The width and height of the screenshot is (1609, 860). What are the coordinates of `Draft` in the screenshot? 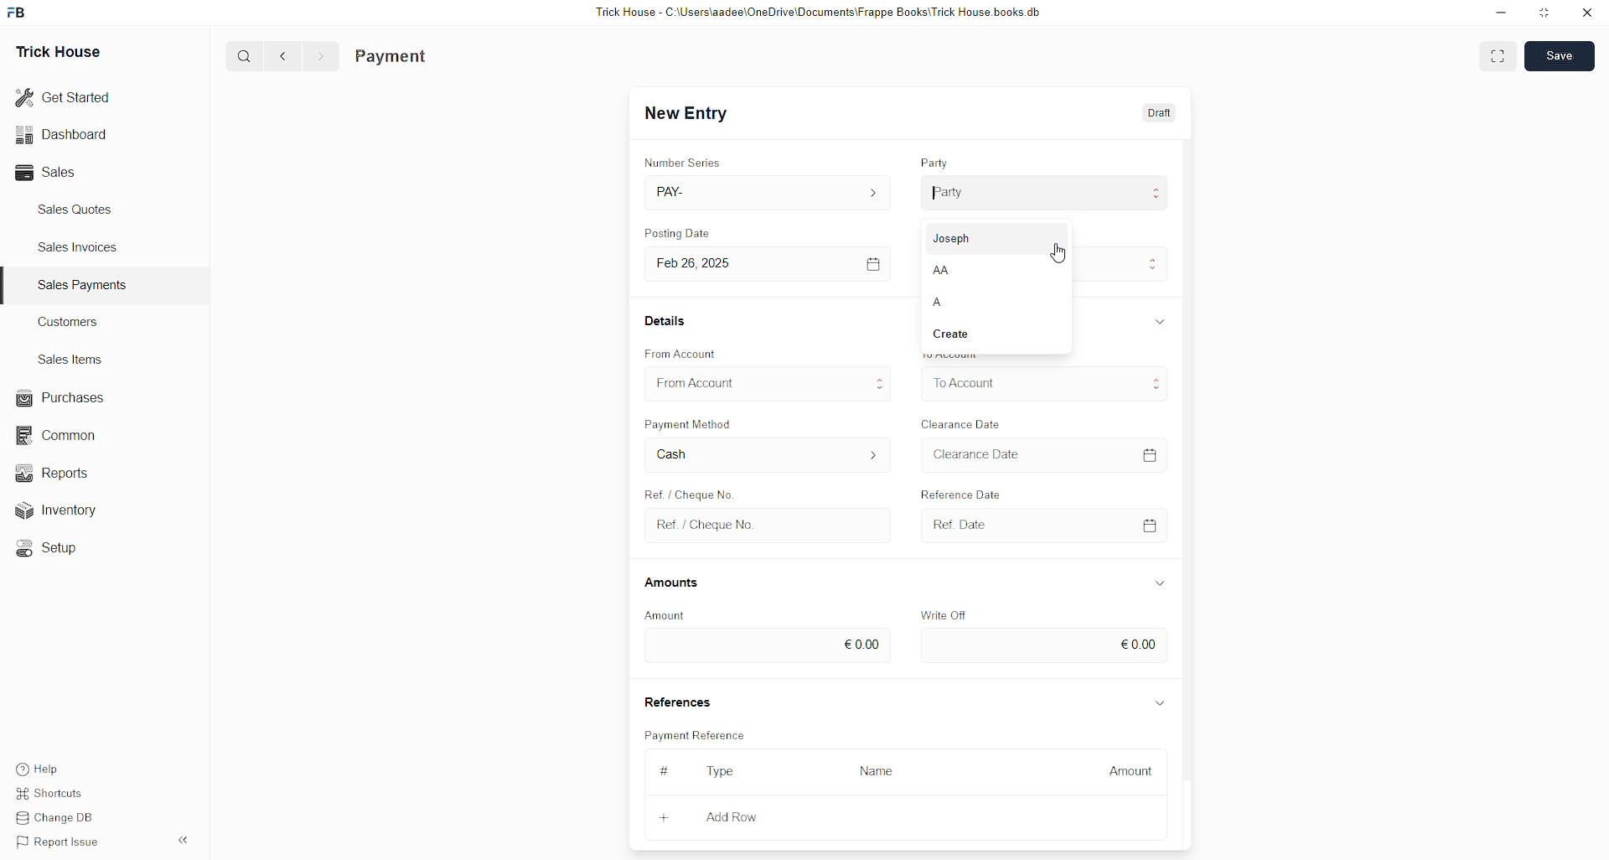 It's located at (1161, 111).